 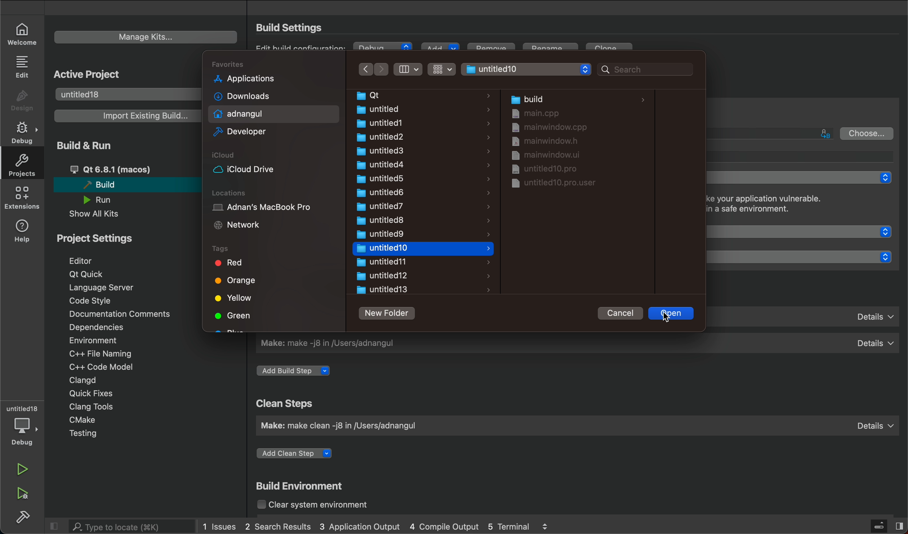 What do you see at coordinates (228, 63) in the screenshot?
I see `Favorites` at bounding box center [228, 63].